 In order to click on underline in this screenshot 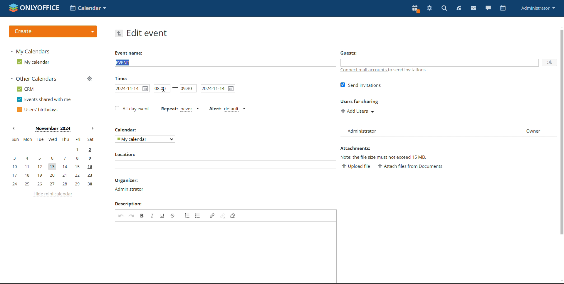, I will do `click(162, 216)`.